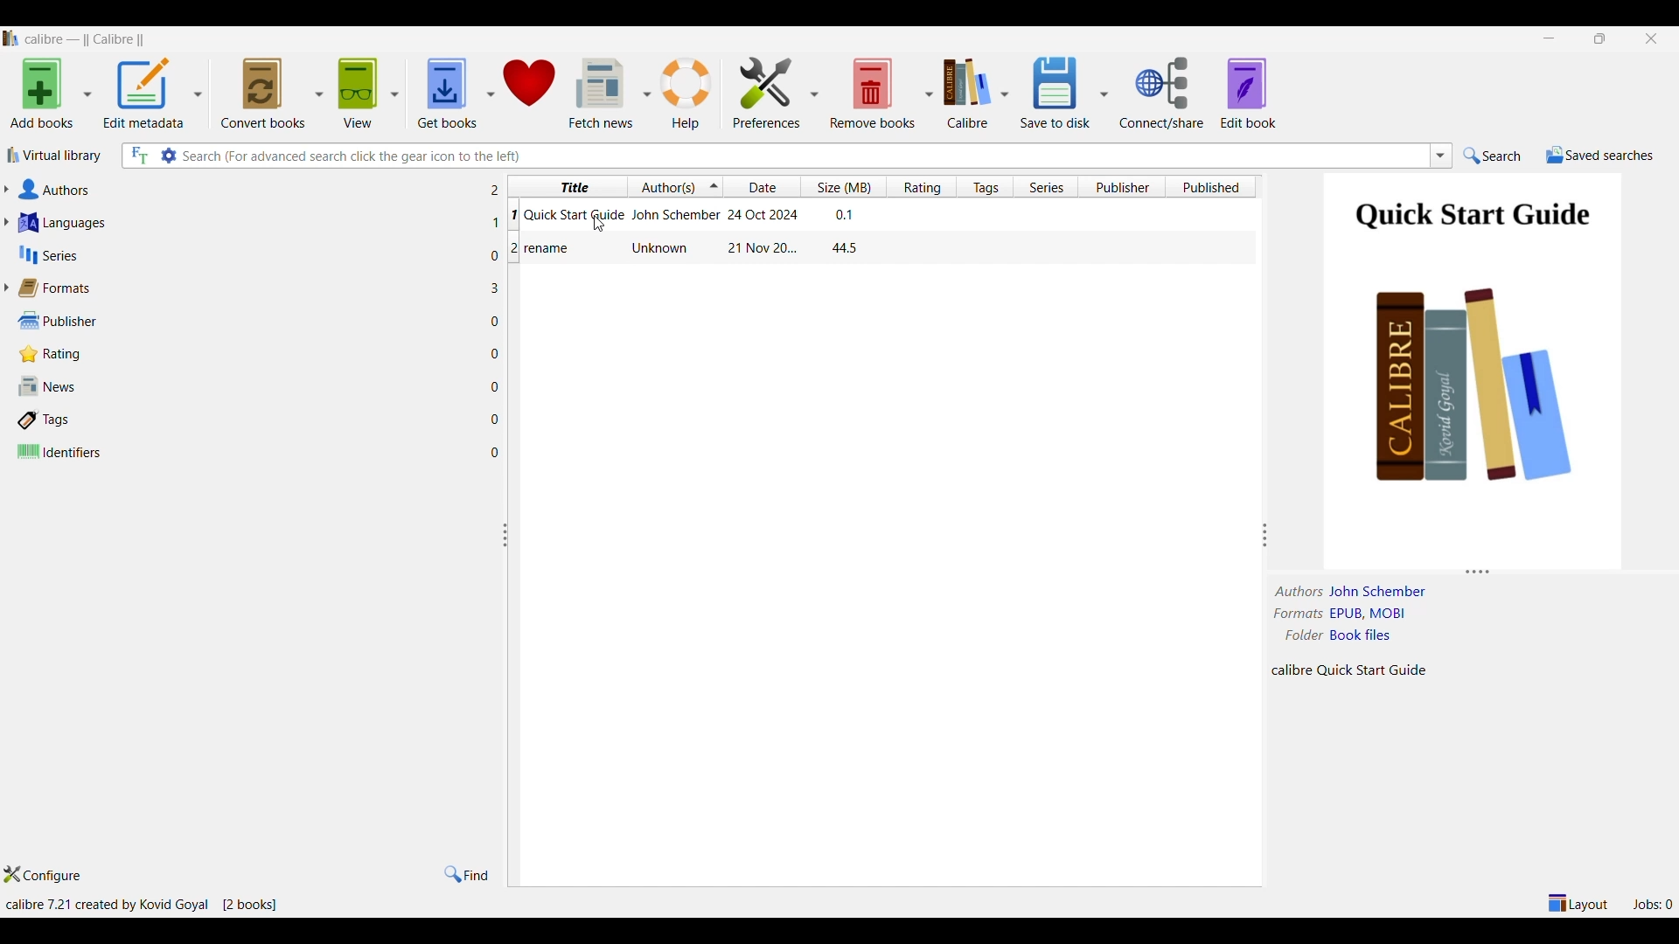 This screenshot has width=1679, height=944. What do you see at coordinates (767, 94) in the screenshot?
I see `Preferences` at bounding box center [767, 94].